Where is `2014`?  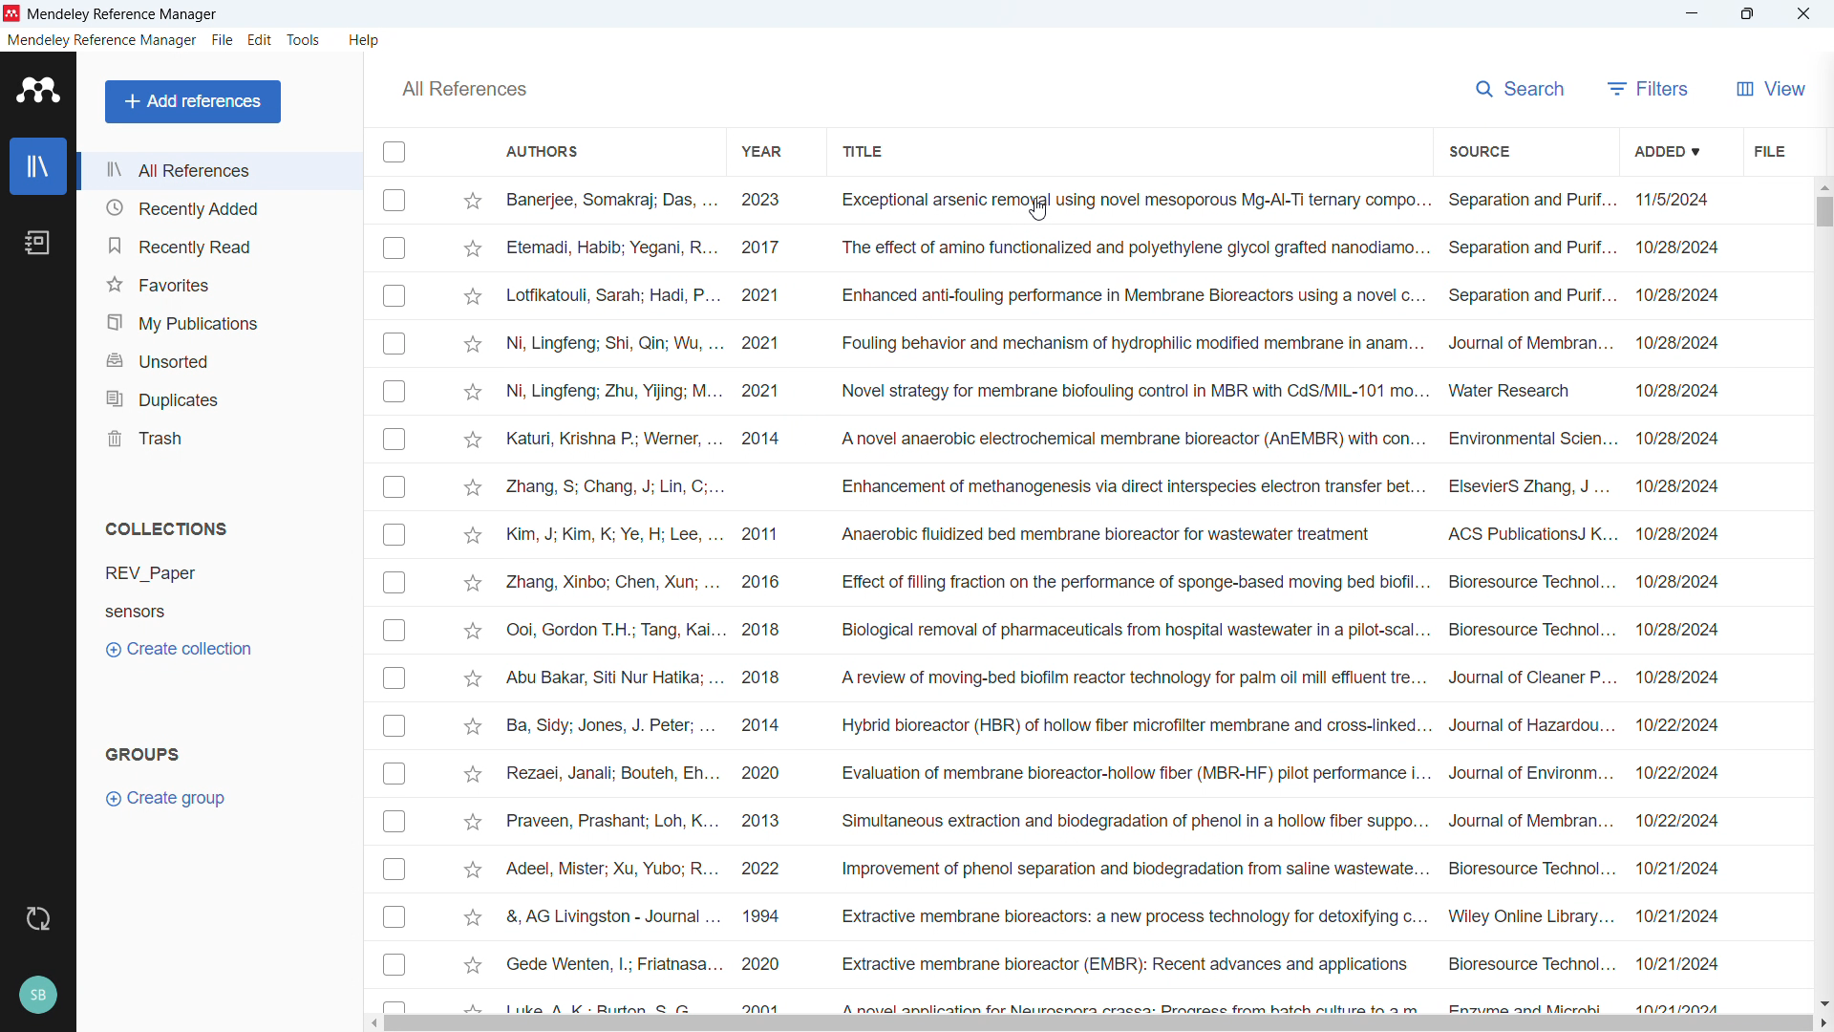 2014 is located at coordinates (763, 728).